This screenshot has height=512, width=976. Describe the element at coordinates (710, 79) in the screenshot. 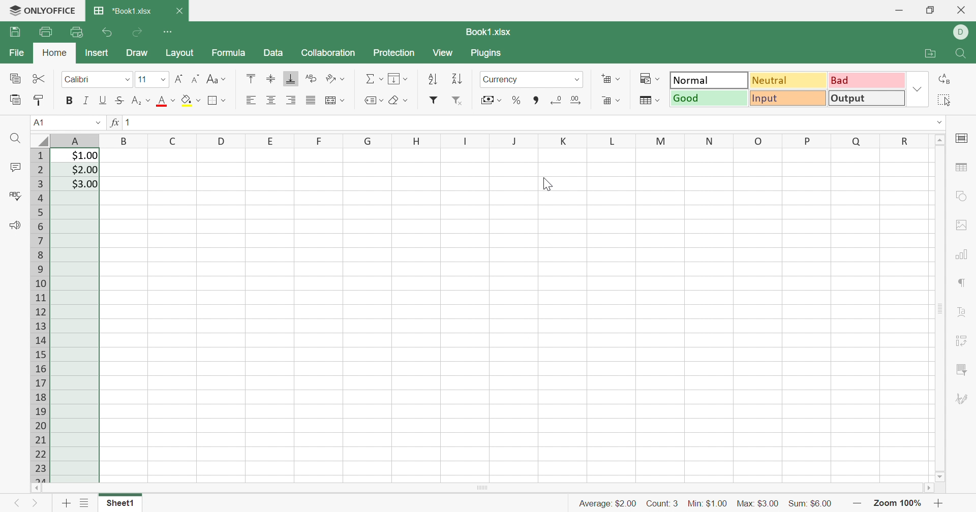

I see `Normal` at that location.